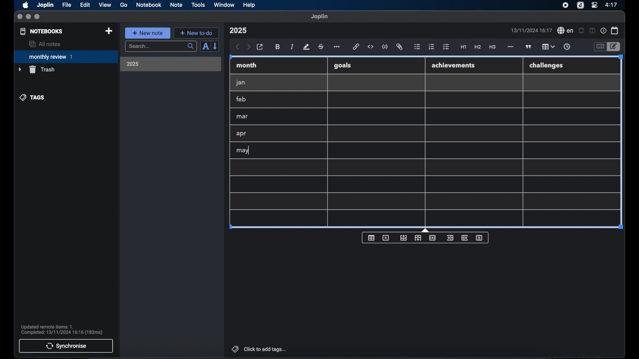 The image size is (639, 359). Describe the element at coordinates (371, 238) in the screenshot. I see `insert table` at that location.